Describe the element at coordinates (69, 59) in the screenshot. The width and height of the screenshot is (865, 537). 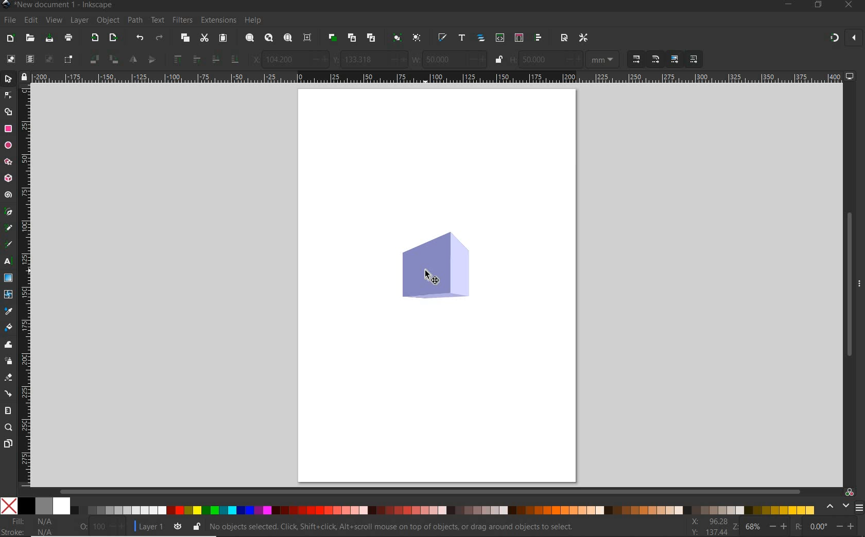
I see `toggle selection box` at that location.